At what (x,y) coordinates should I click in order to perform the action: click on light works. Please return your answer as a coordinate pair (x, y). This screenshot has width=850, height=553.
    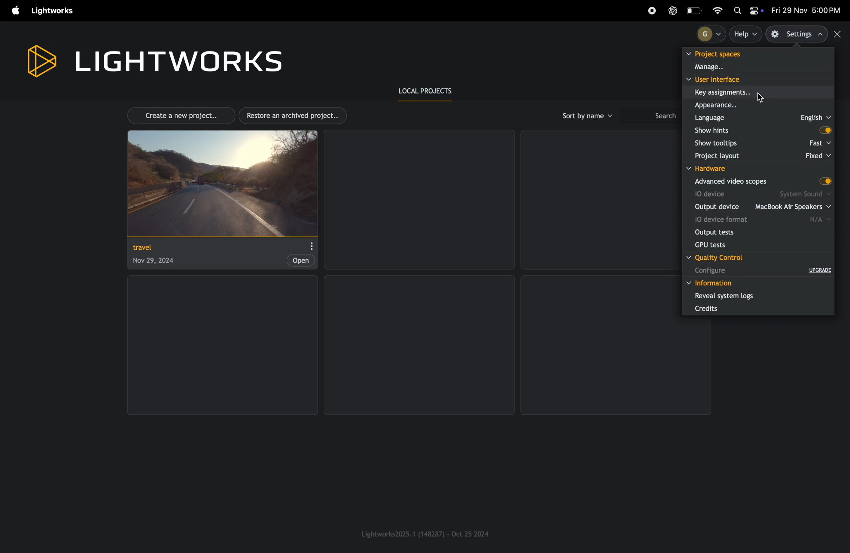
    Looking at the image, I should click on (54, 11).